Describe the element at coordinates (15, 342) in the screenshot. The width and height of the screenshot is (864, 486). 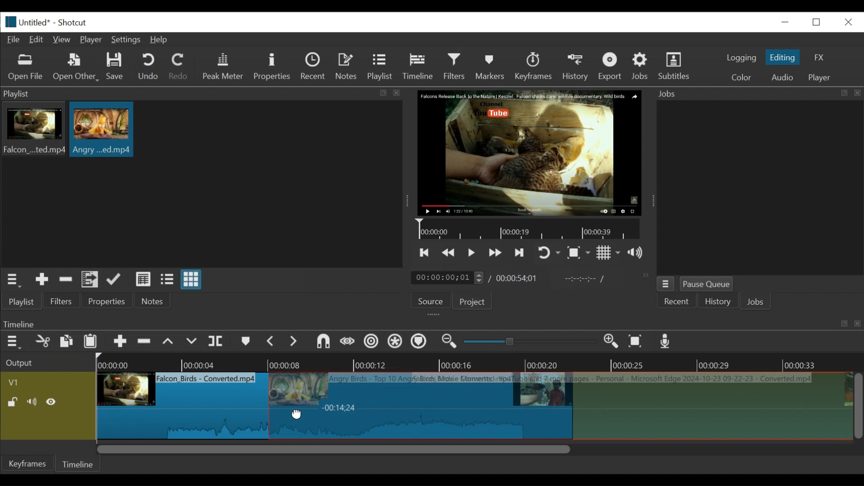
I see `Timeline menu` at that location.